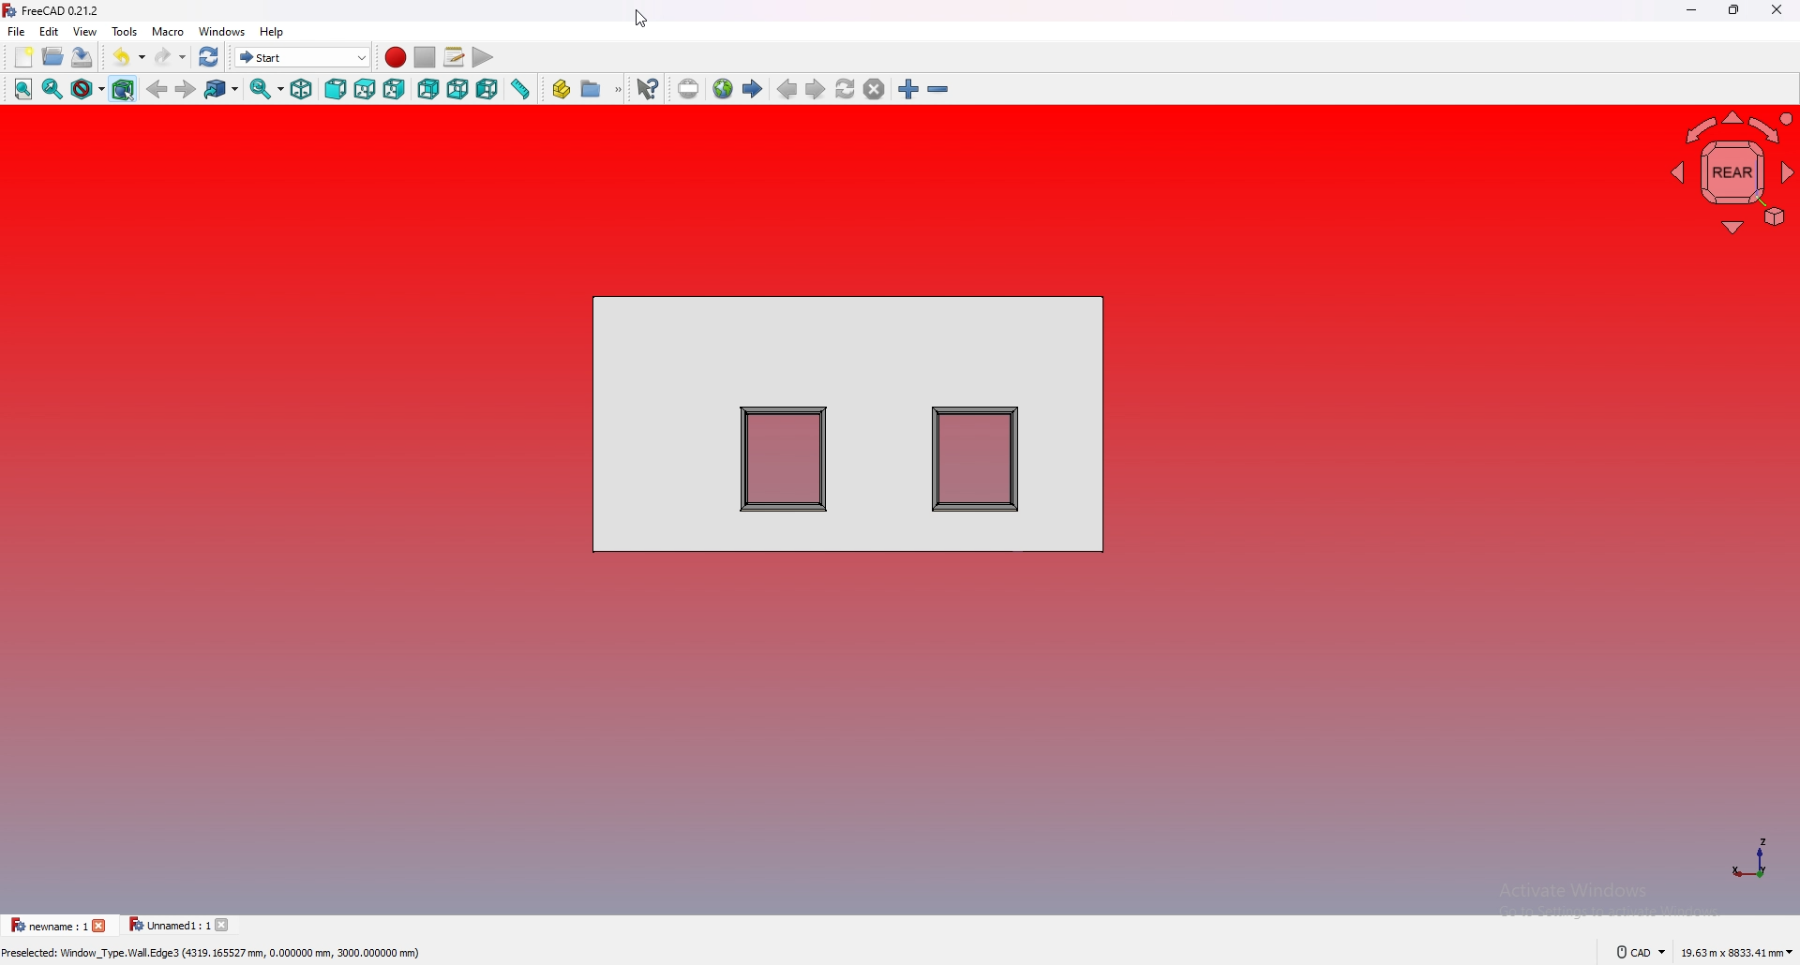  What do you see at coordinates (688, 89) in the screenshot?
I see `set url` at bounding box center [688, 89].